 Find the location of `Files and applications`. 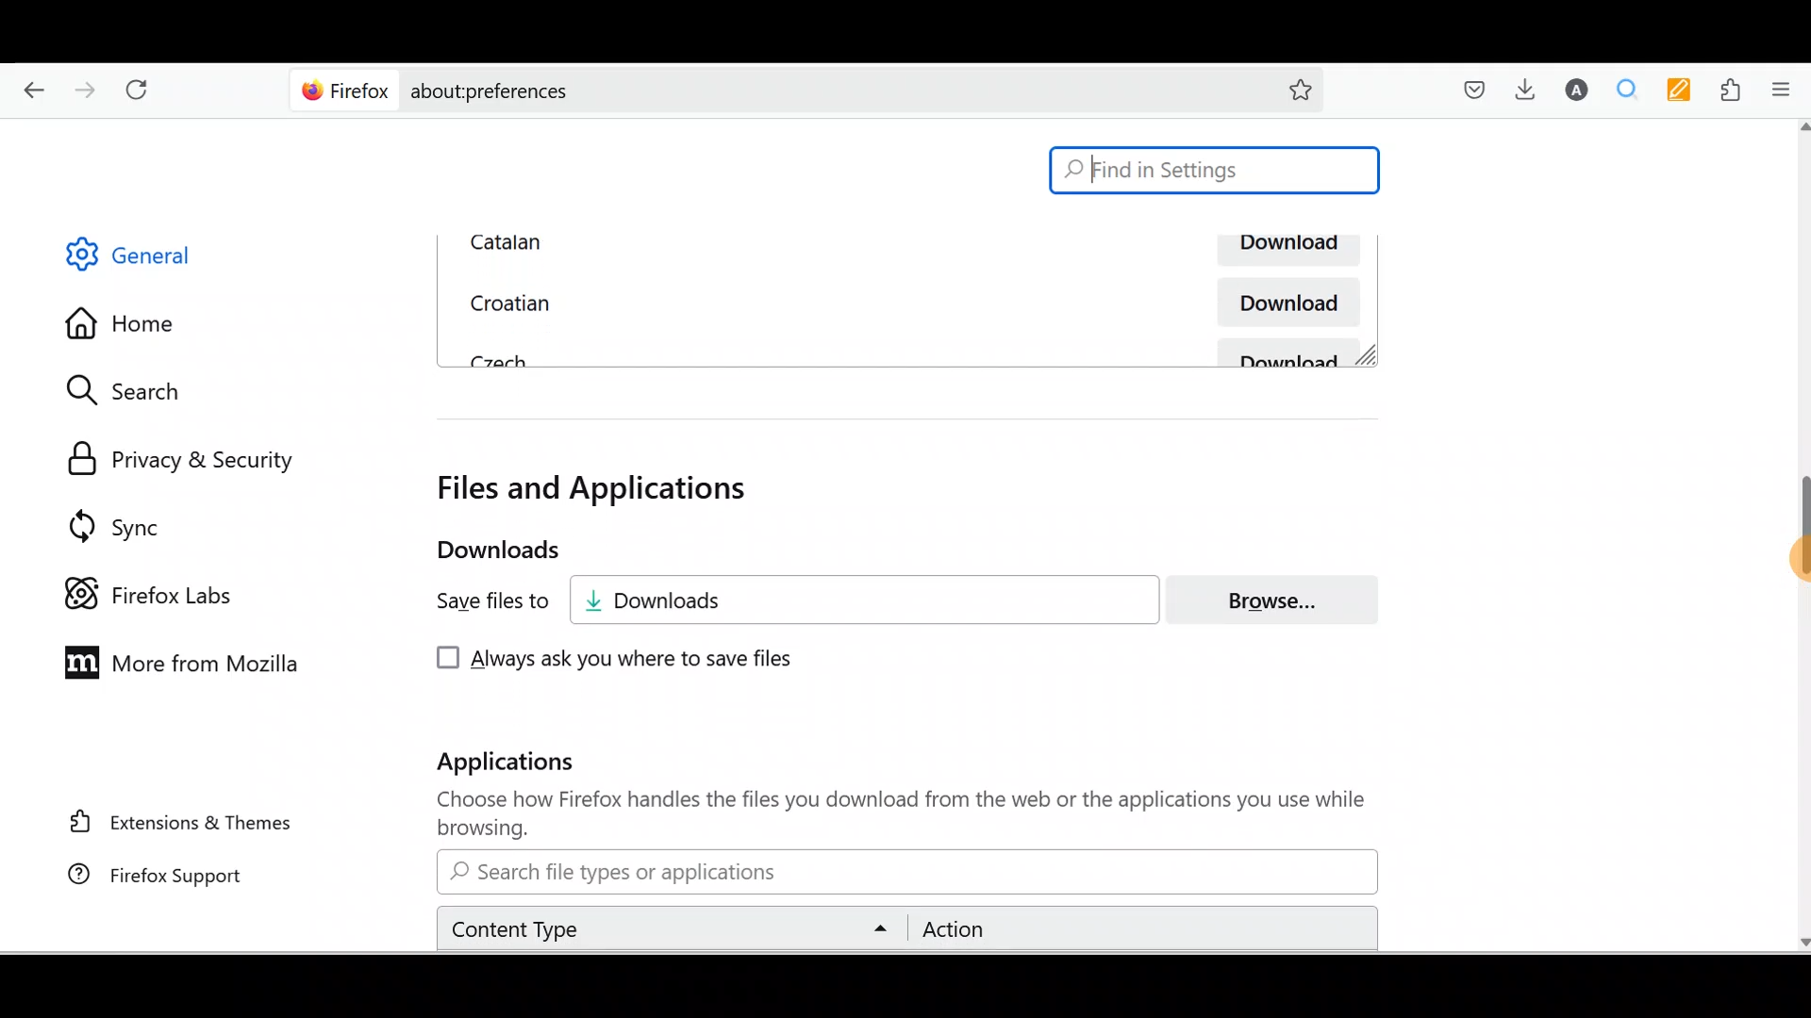

Files and applications is located at coordinates (598, 488).